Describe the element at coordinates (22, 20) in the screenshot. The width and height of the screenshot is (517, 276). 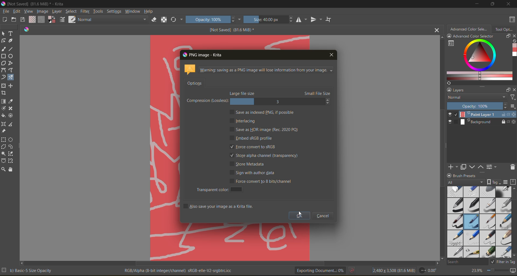
I see `save` at that location.